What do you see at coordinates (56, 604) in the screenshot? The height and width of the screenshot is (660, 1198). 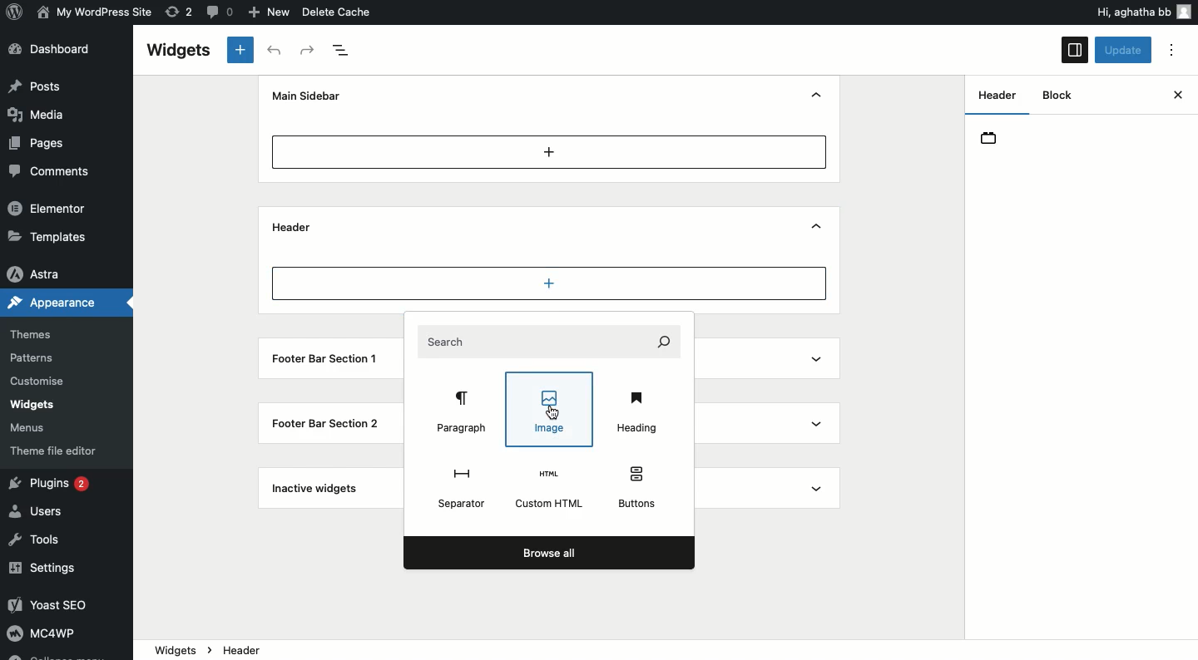 I see `Yoast SEO` at bounding box center [56, 604].